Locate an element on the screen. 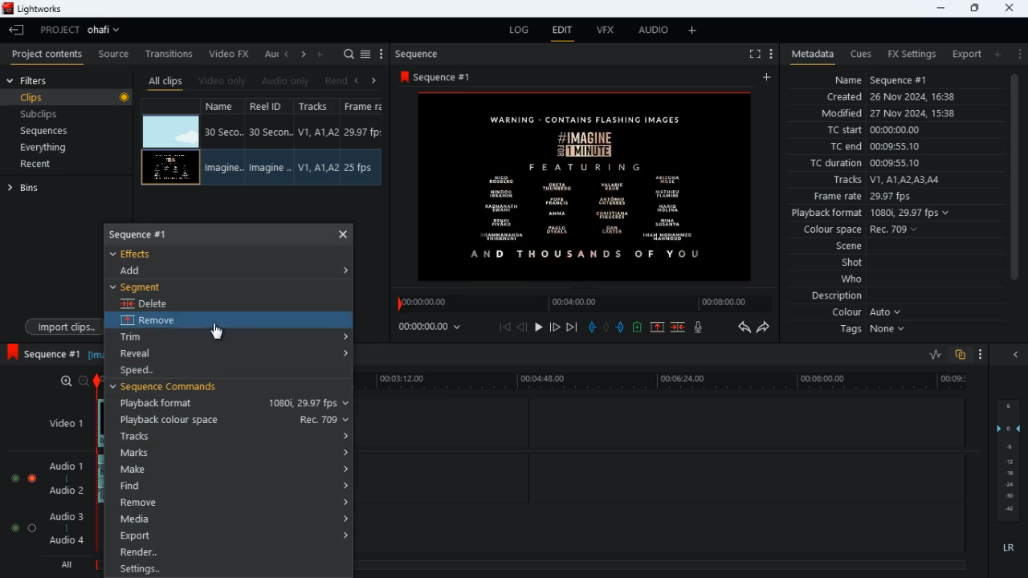 The image size is (1028, 578). modified is located at coordinates (894, 113).